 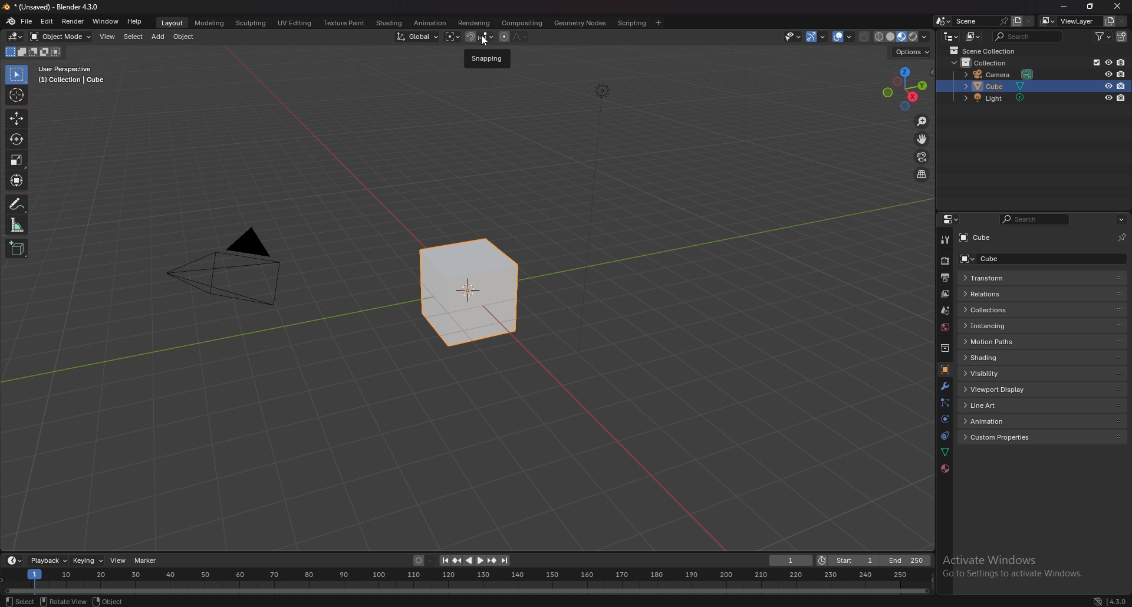 I want to click on motion paths, so click(x=1001, y=342).